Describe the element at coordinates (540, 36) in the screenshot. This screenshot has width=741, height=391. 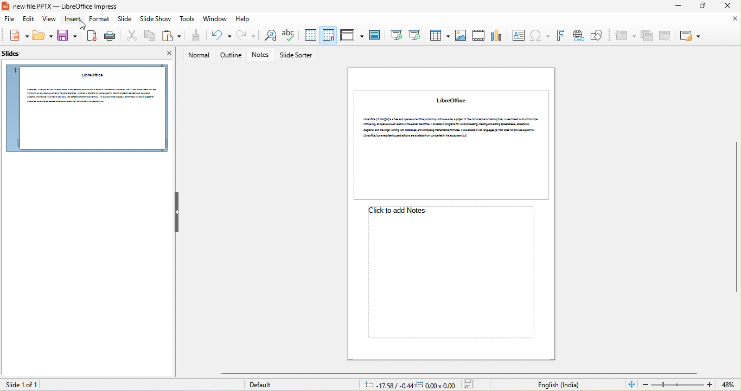
I see `special character` at that location.